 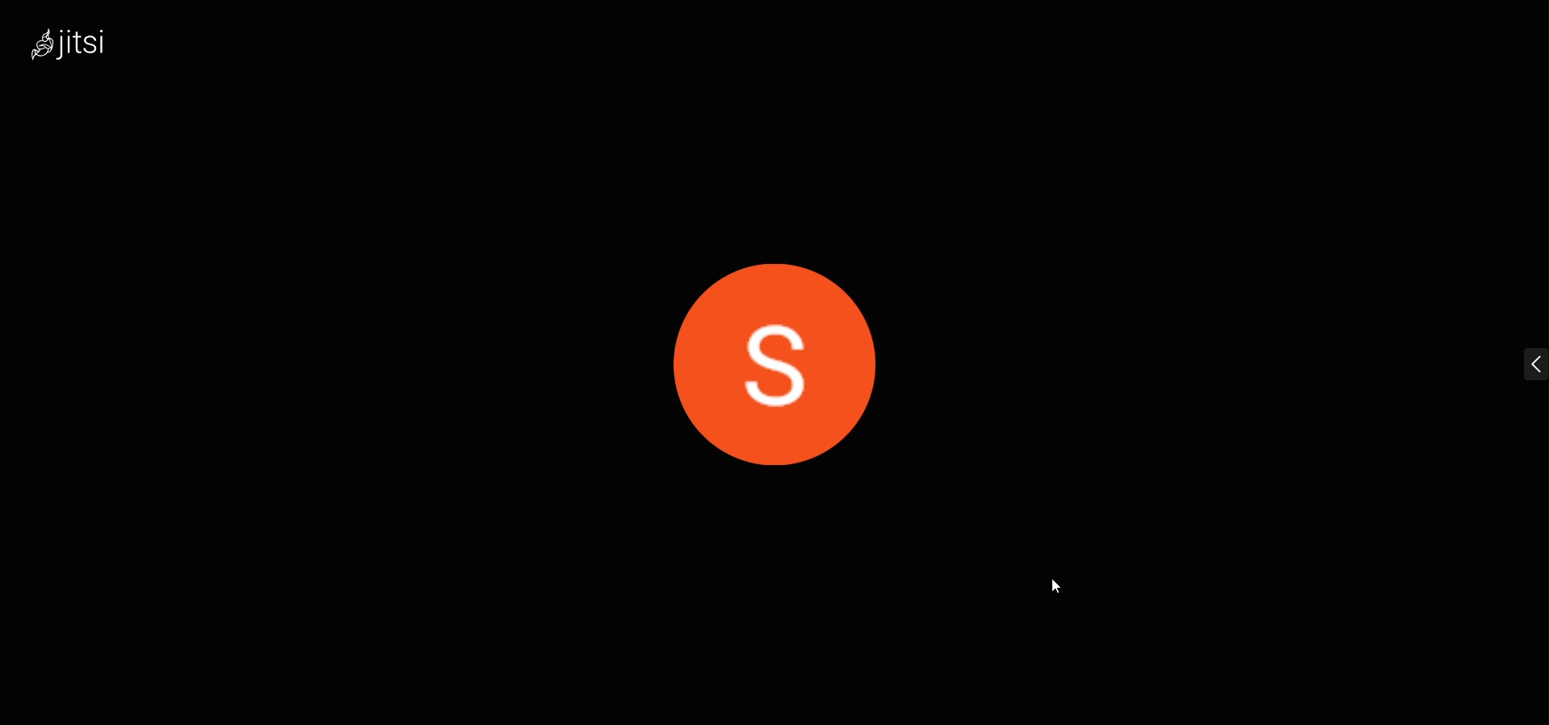 I want to click on display picture, so click(x=772, y=365).